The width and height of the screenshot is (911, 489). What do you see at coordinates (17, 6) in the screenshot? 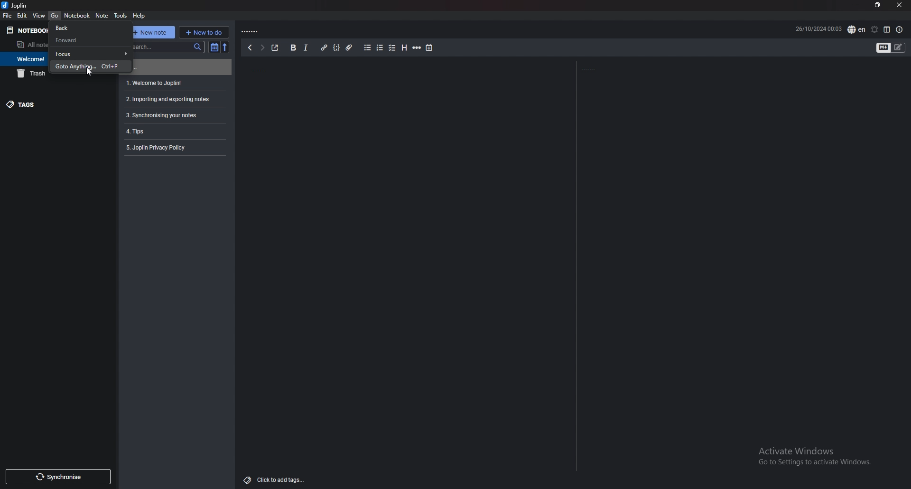
I see `joplin` at bounding box center [17, 6].